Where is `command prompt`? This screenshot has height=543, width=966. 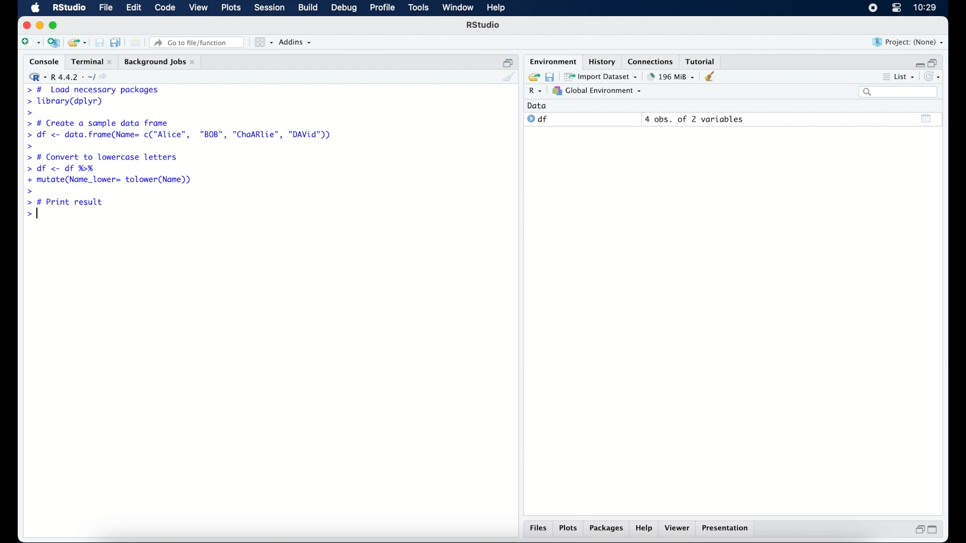 command prompt is located at coordinates (28, 113).